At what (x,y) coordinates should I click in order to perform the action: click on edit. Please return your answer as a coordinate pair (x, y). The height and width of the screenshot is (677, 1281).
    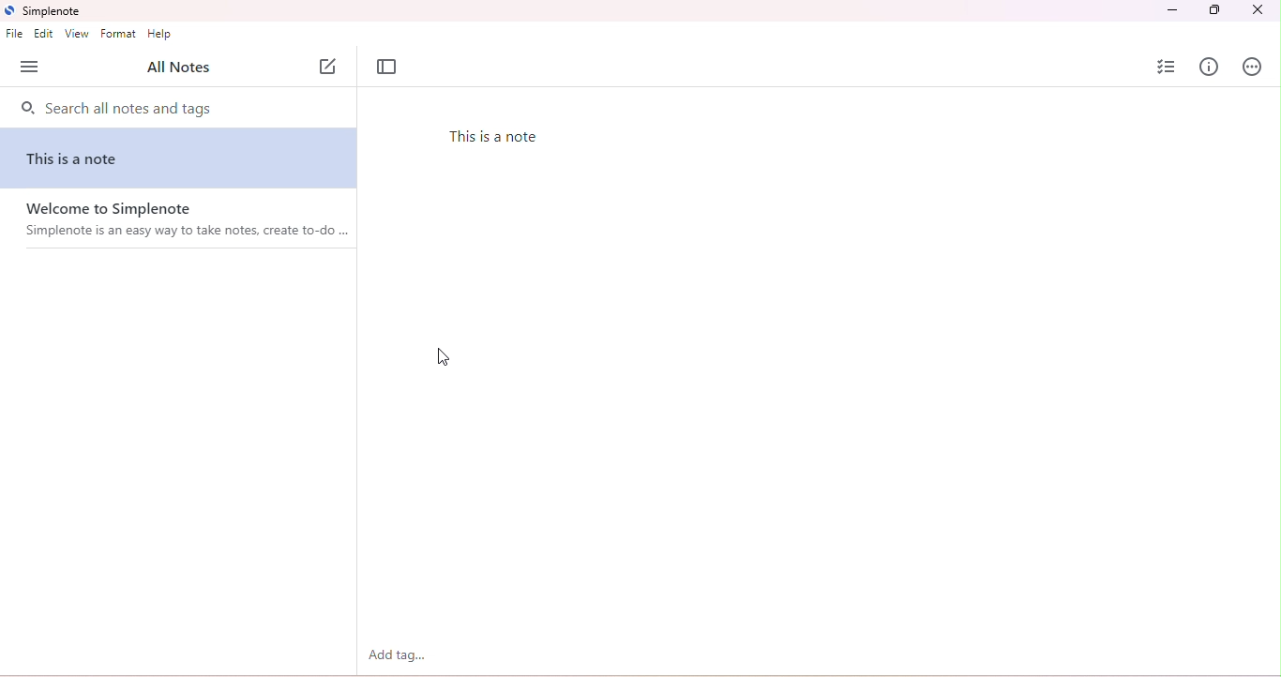
    Looking at the image, I should click on (43, 34).